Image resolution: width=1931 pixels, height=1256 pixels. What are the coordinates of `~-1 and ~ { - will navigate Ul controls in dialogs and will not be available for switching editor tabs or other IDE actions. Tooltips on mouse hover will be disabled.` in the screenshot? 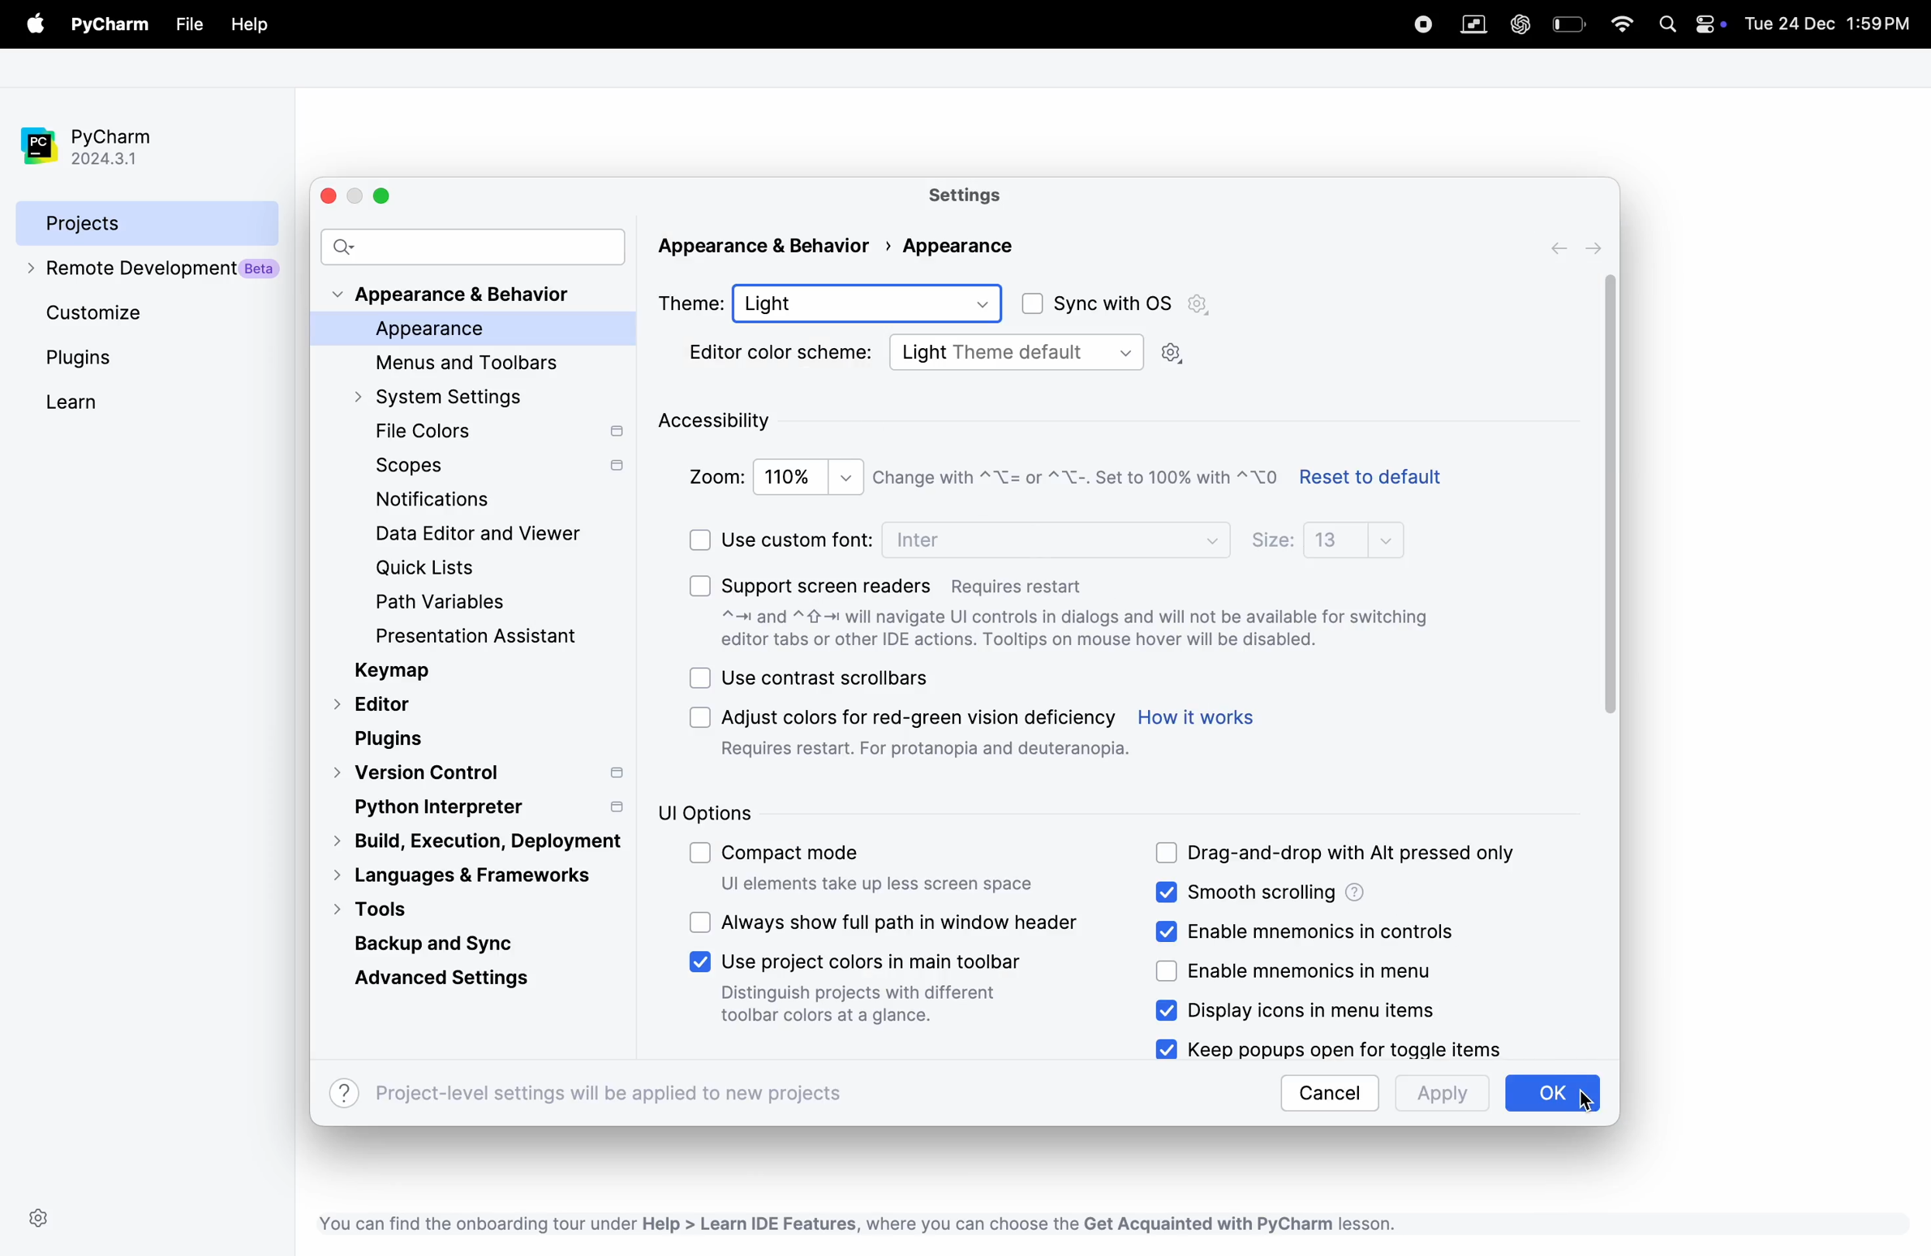 It's located at (1090, 627).